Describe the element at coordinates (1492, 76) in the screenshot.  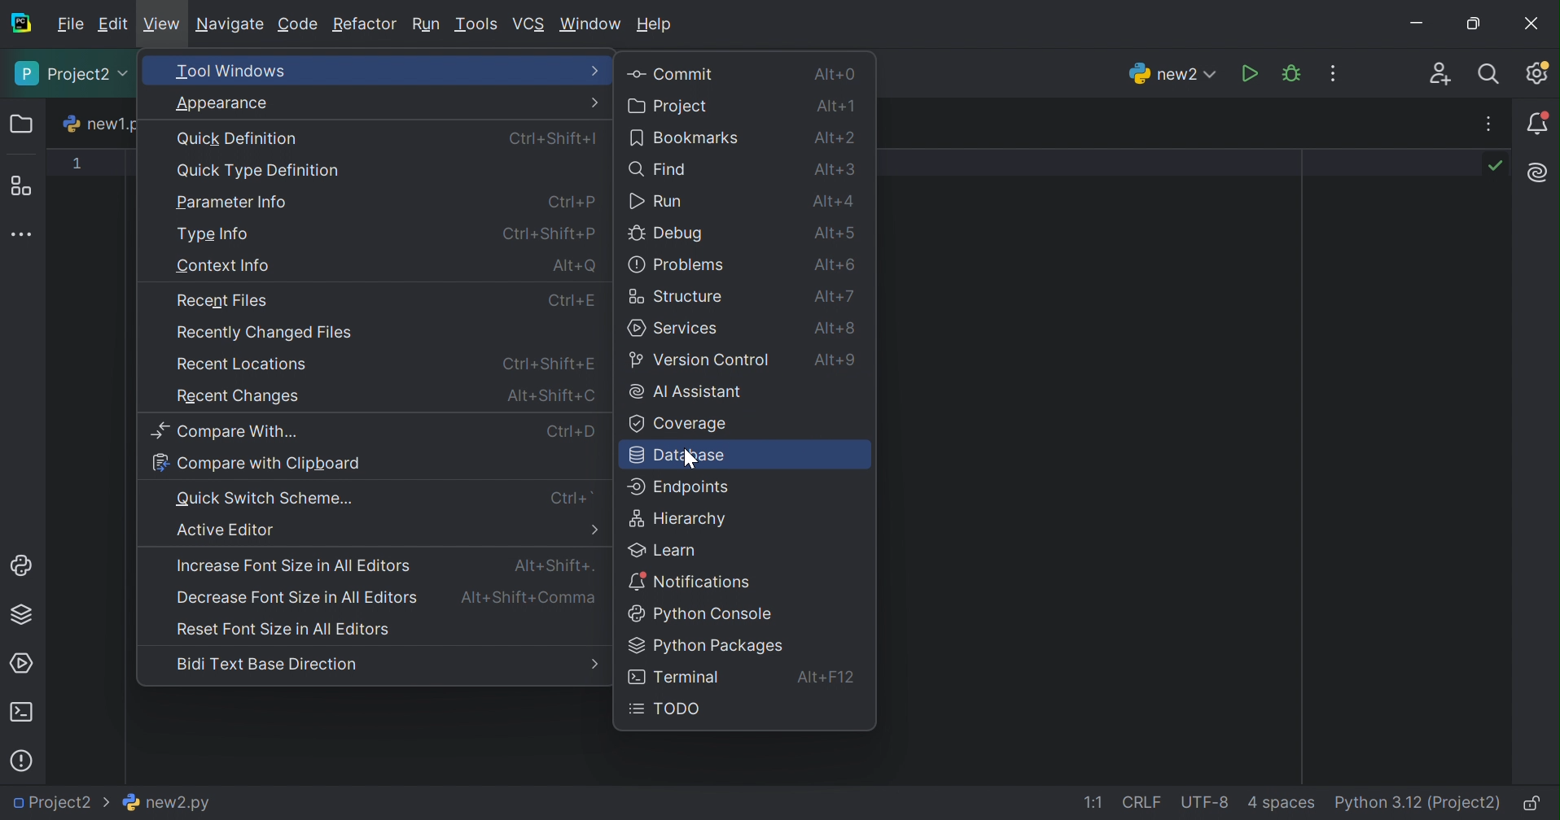
I see `Search everywhere` at that location.